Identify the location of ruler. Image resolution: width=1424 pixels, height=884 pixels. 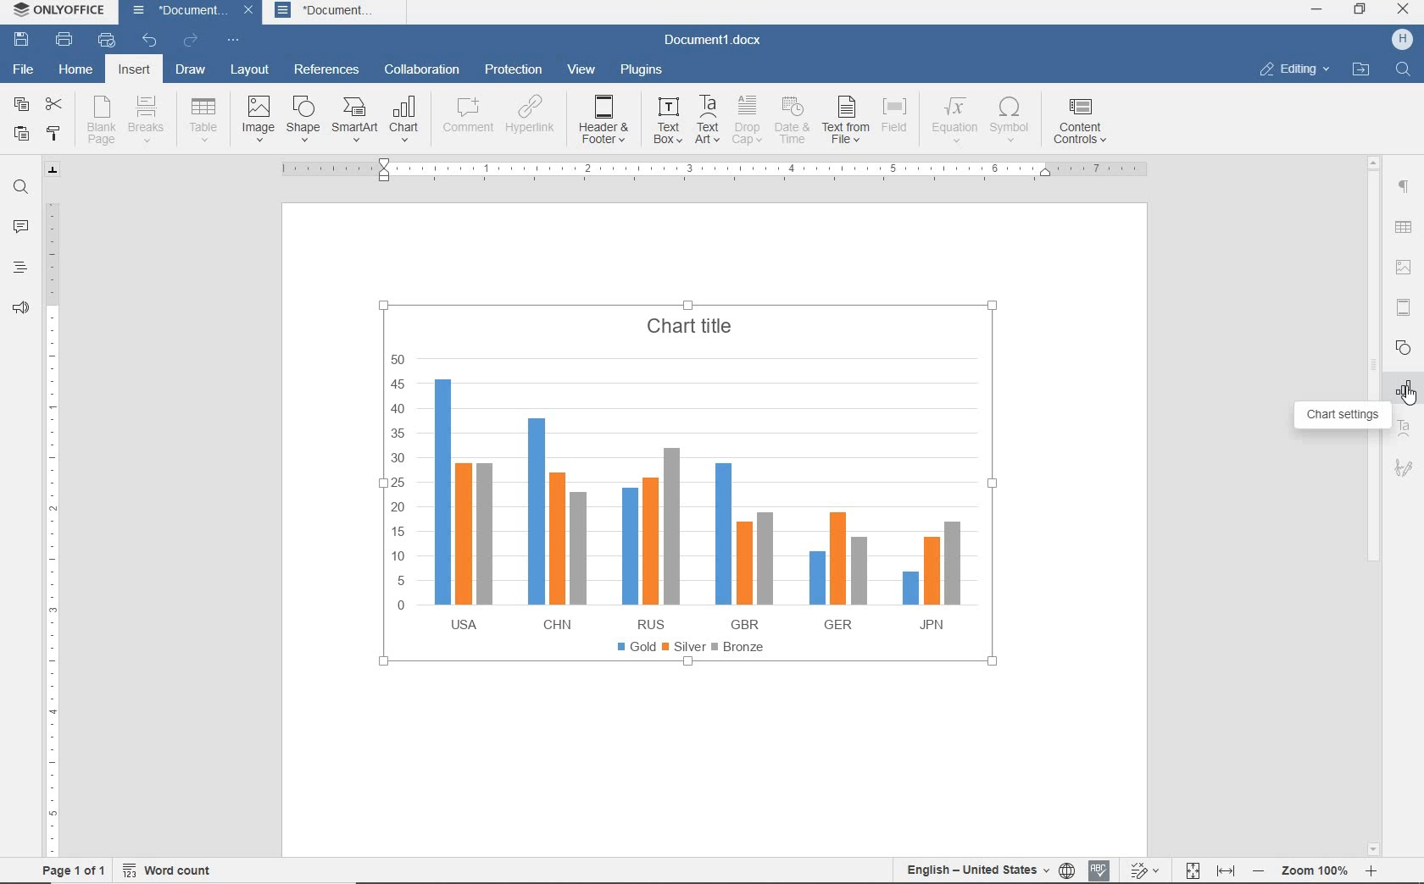
(52, 522).